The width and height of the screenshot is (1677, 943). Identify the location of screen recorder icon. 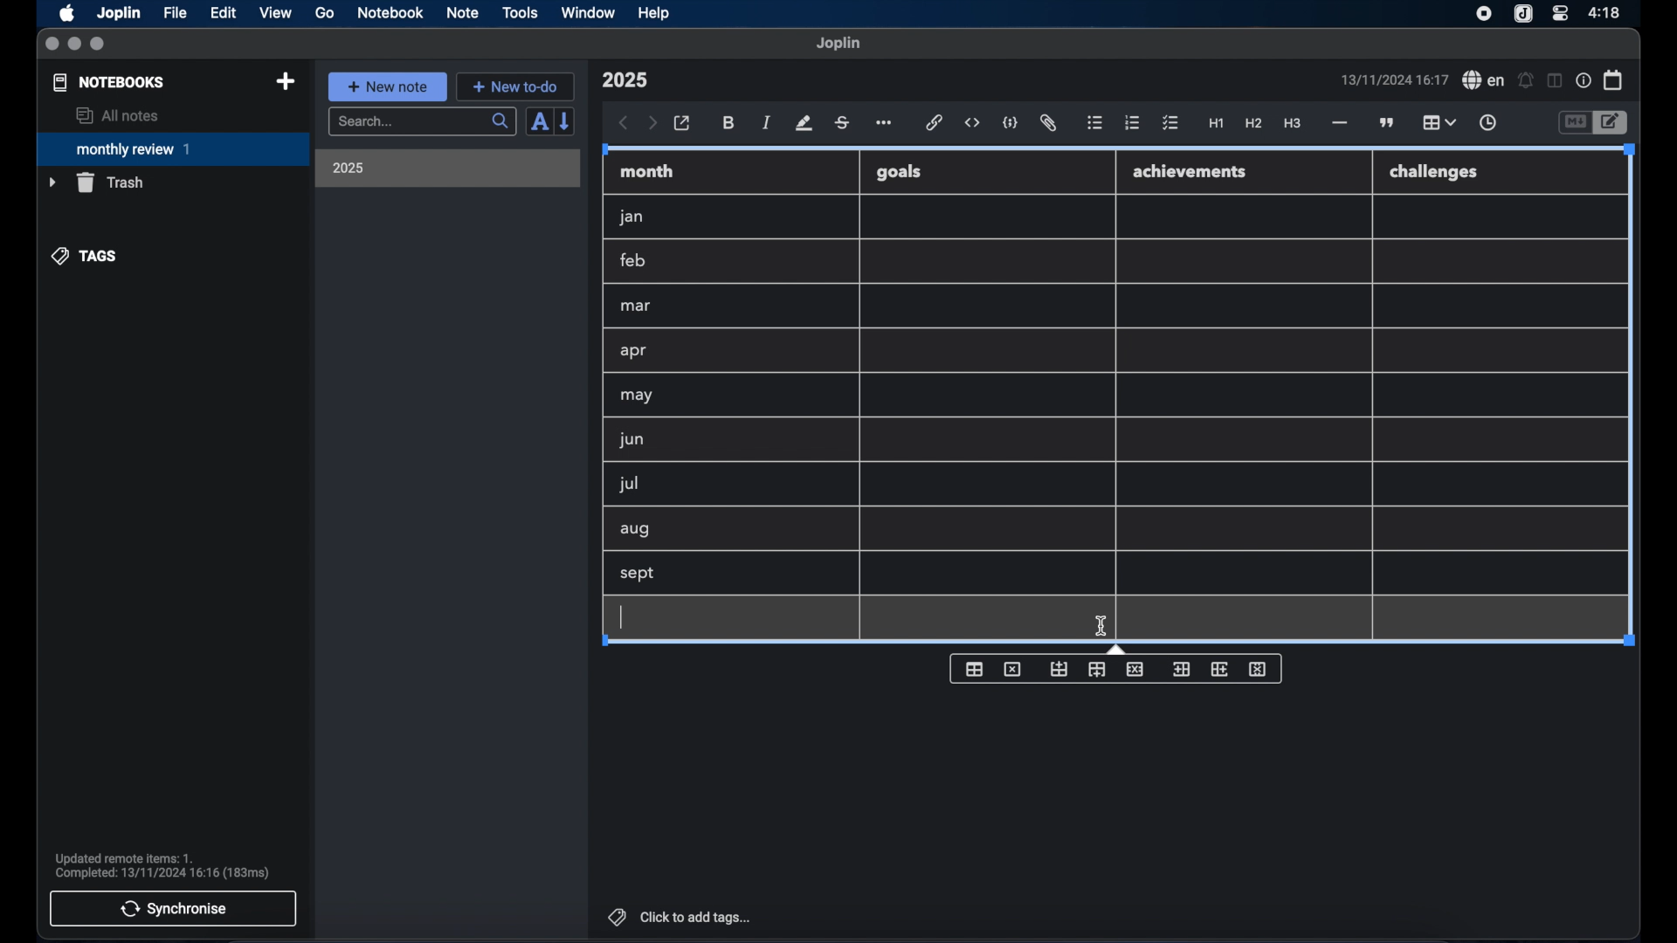
(1484, 14).